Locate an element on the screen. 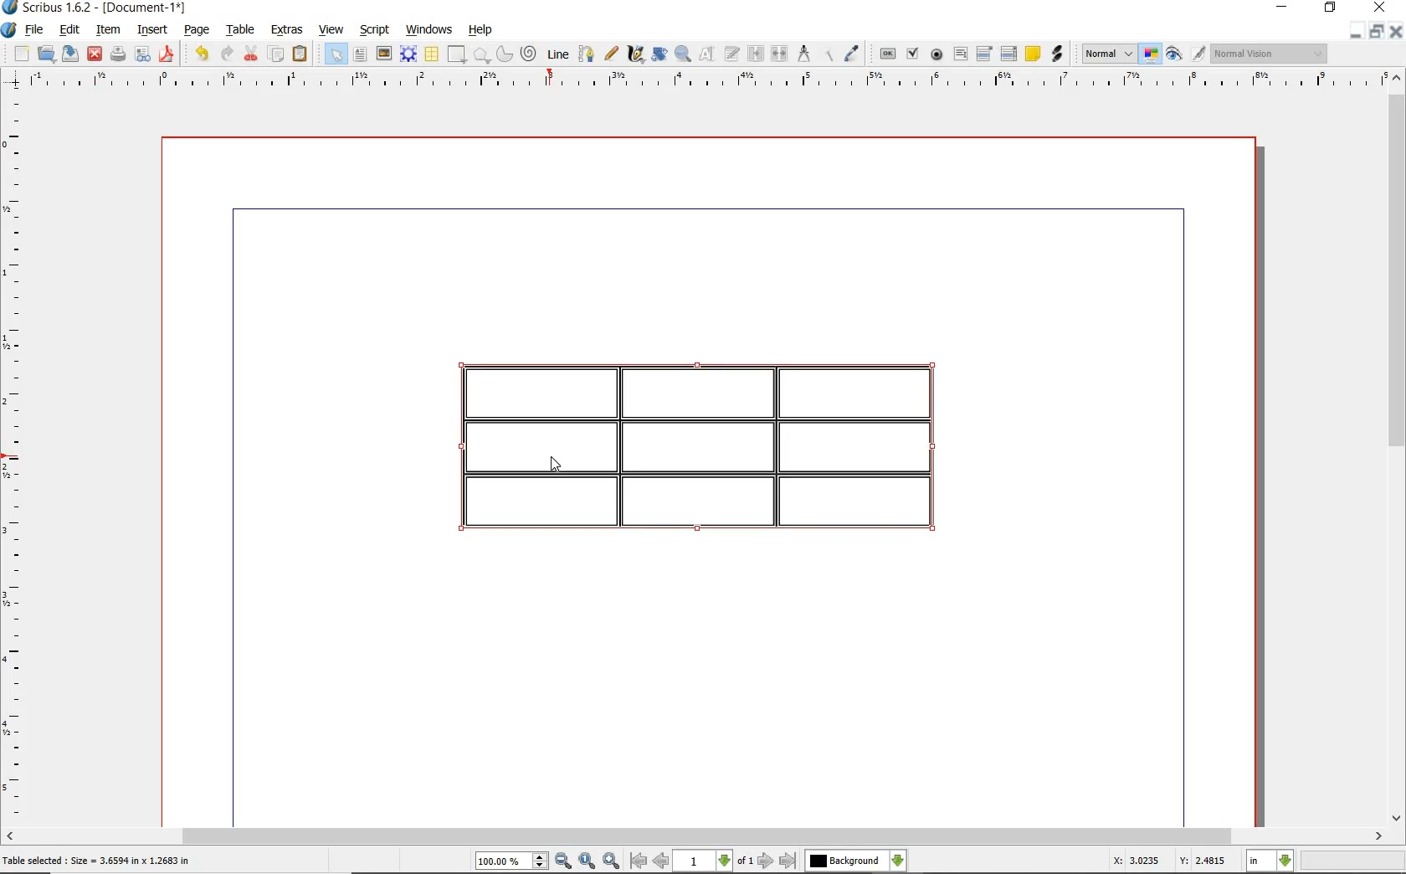 This screenshot has width=1406, height=874. MINIMIZE is located at coordinates (1281, 8).